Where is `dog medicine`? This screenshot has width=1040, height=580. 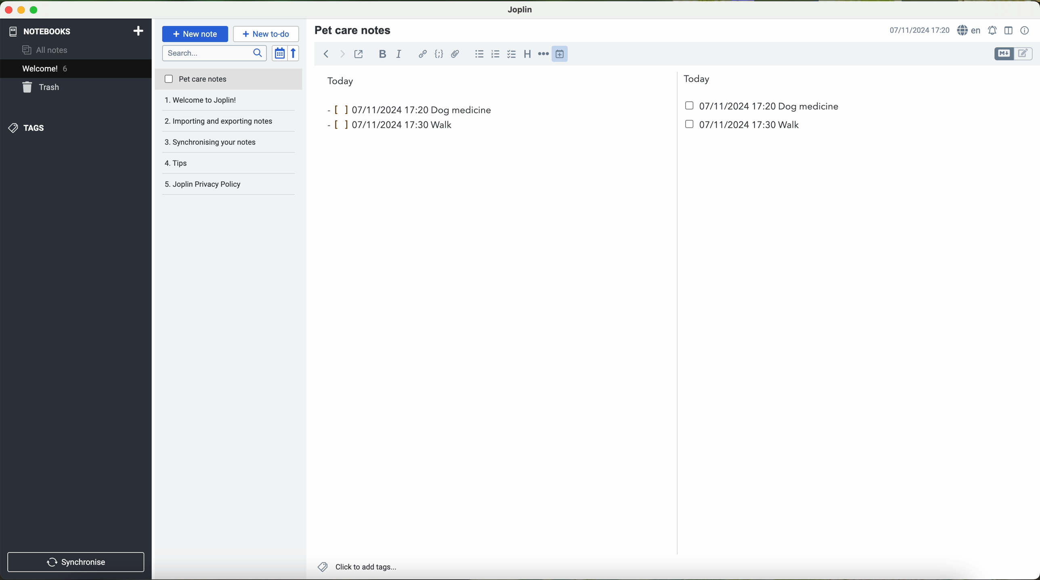
dog medicine is located at coordinates (462, 110).